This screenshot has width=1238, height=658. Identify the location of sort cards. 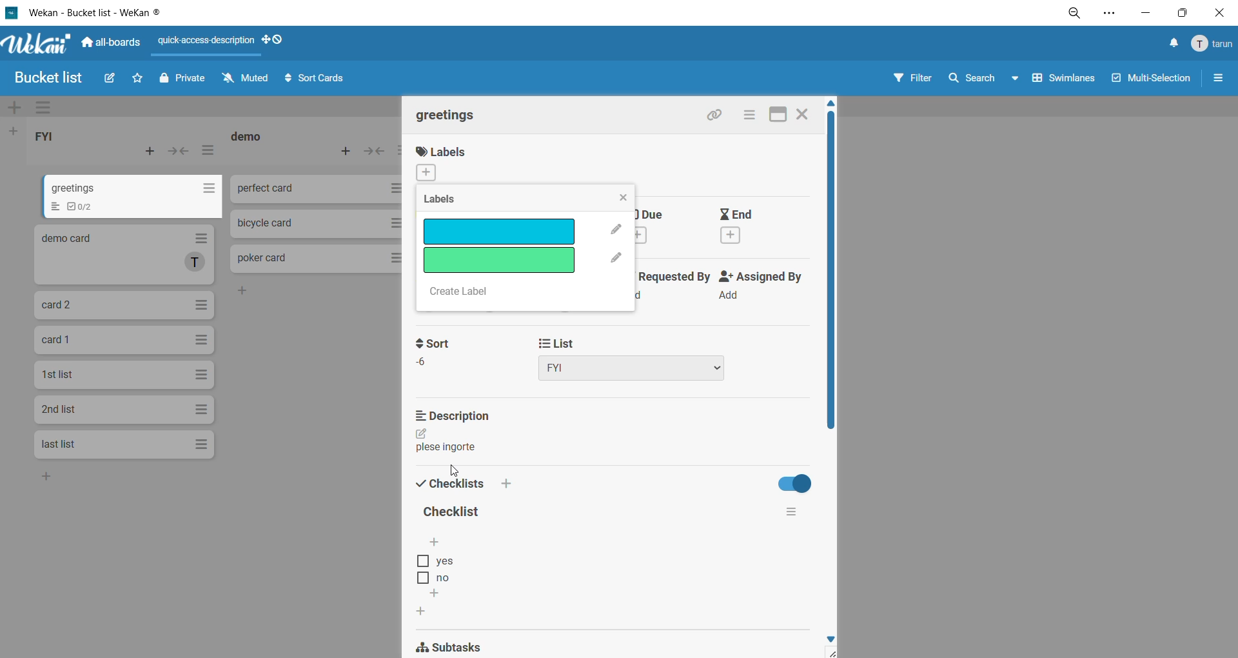
(319, 79).